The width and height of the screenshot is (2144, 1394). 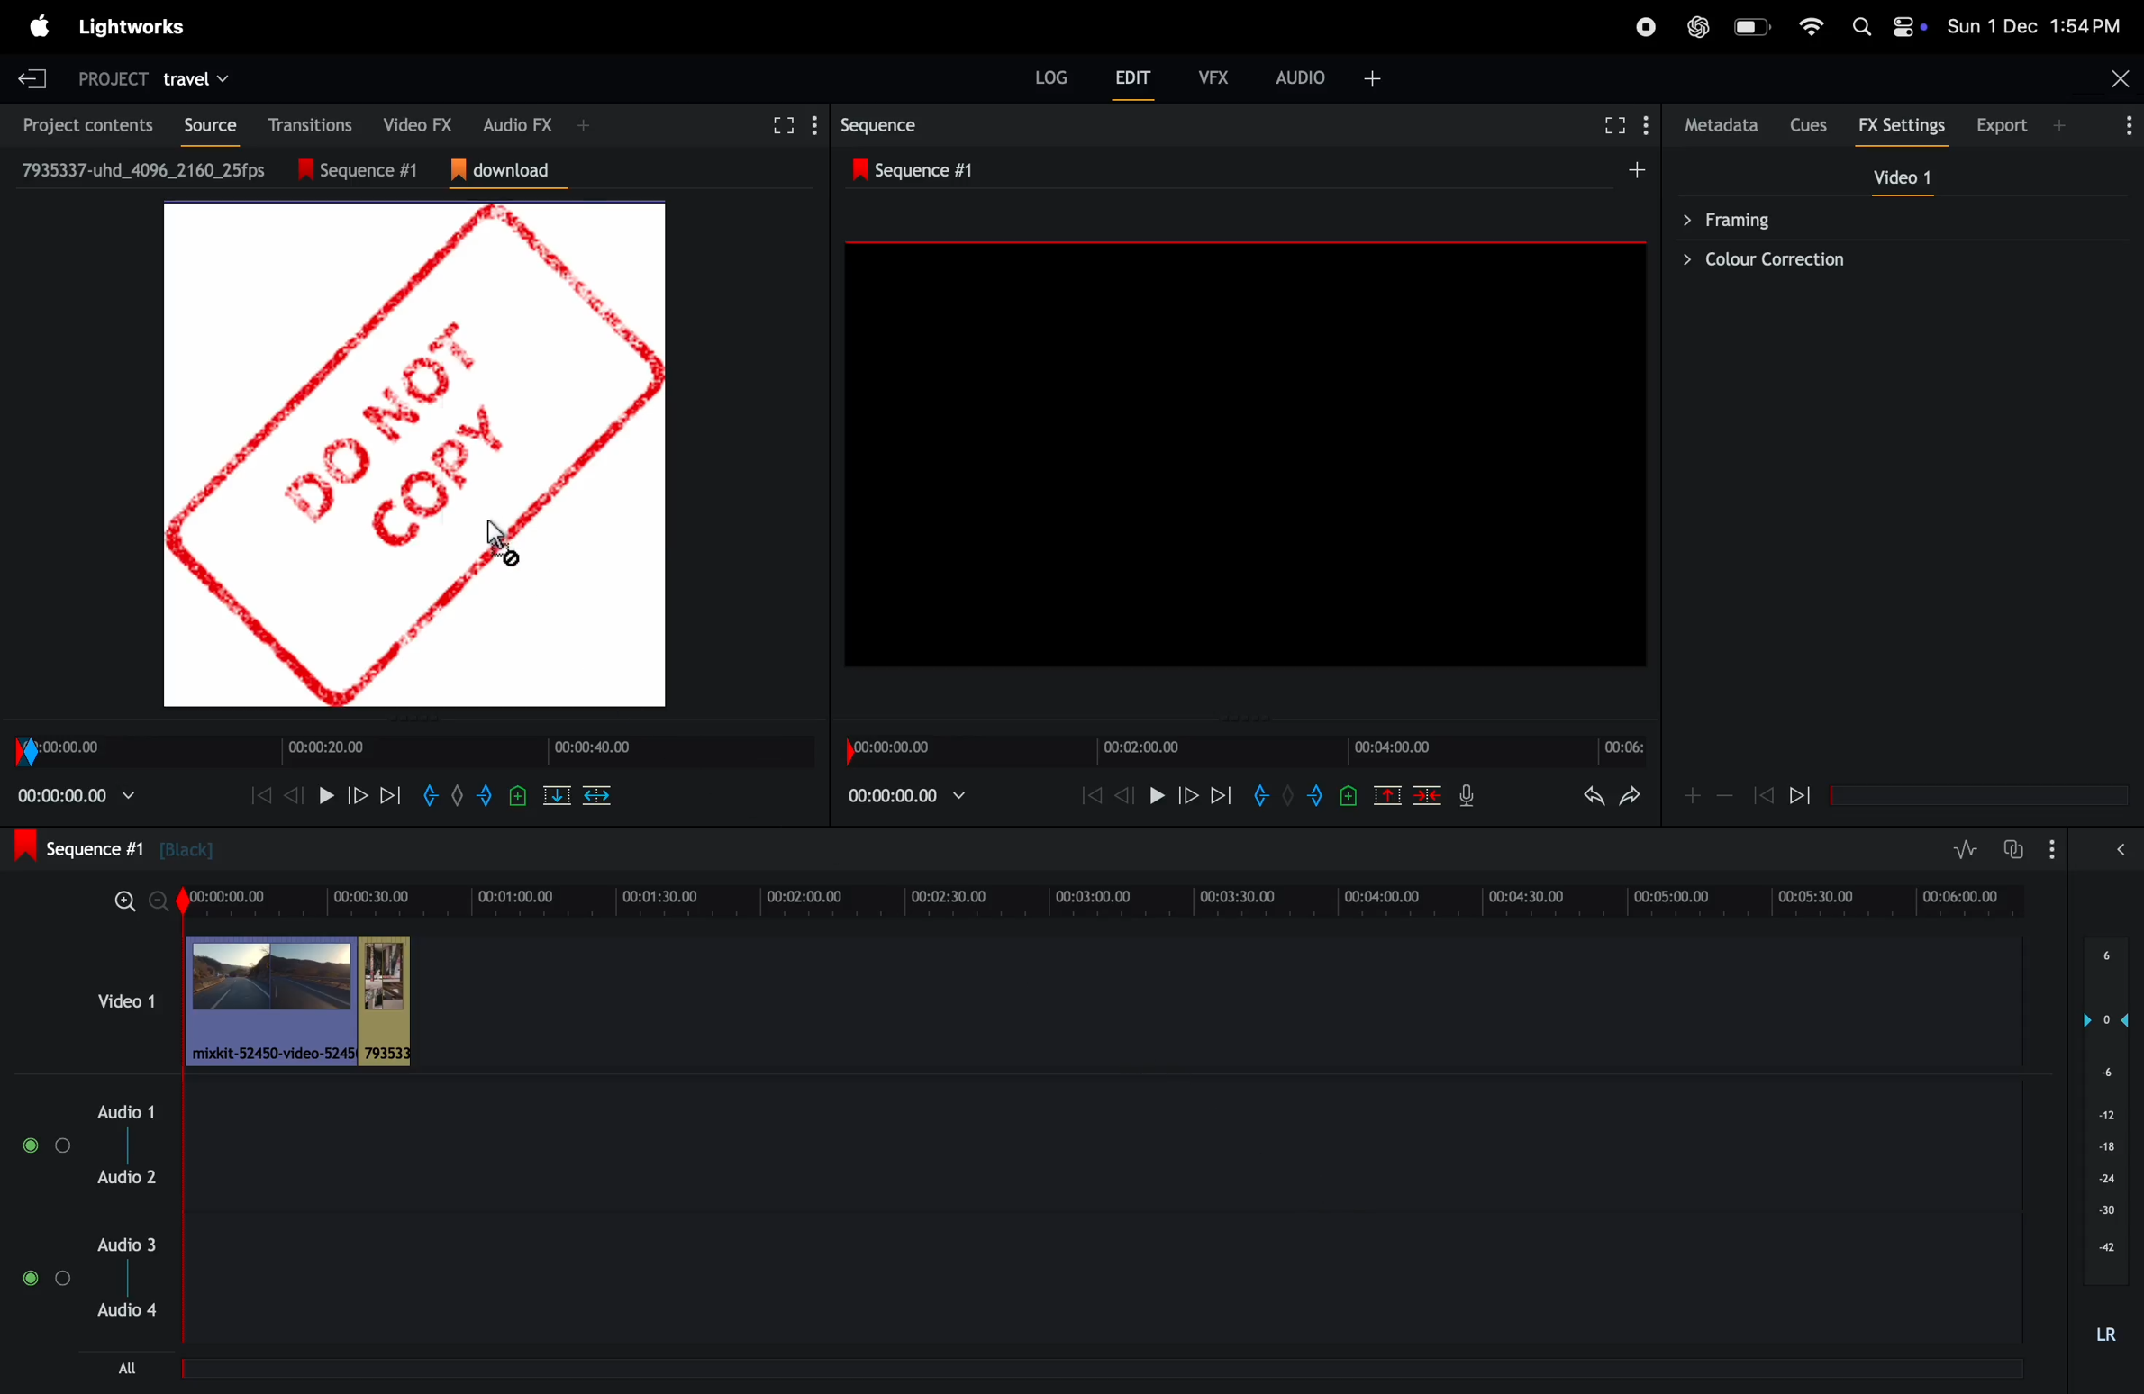 What do you see at coordinates (49, 1145) in the screenshot?
I see `bars` at bounding box center [49, 1145].